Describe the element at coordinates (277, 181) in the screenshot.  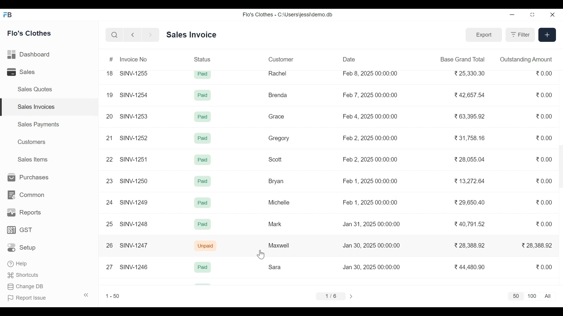
I see `Bryan` at that location.